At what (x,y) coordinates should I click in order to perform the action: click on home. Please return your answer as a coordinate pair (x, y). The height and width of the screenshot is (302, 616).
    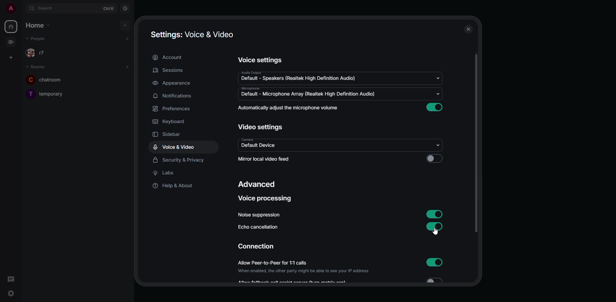
    Looking at the image, I should click on (12, 27).